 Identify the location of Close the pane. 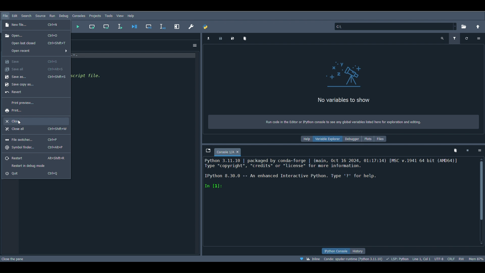
(13, 258).